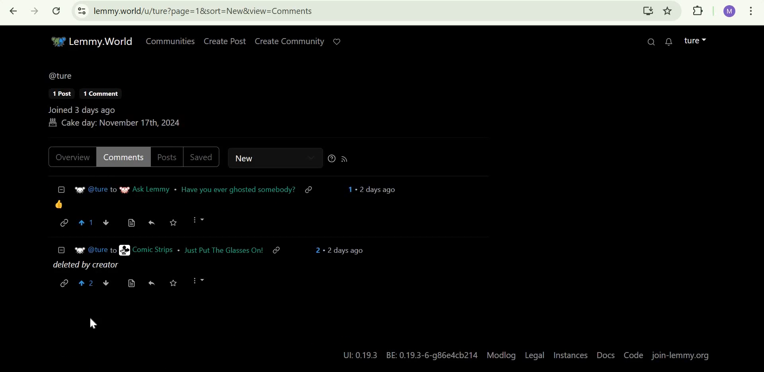 This screenshot has width=764, height=372. I want to click on RSS, so click(346, 158).